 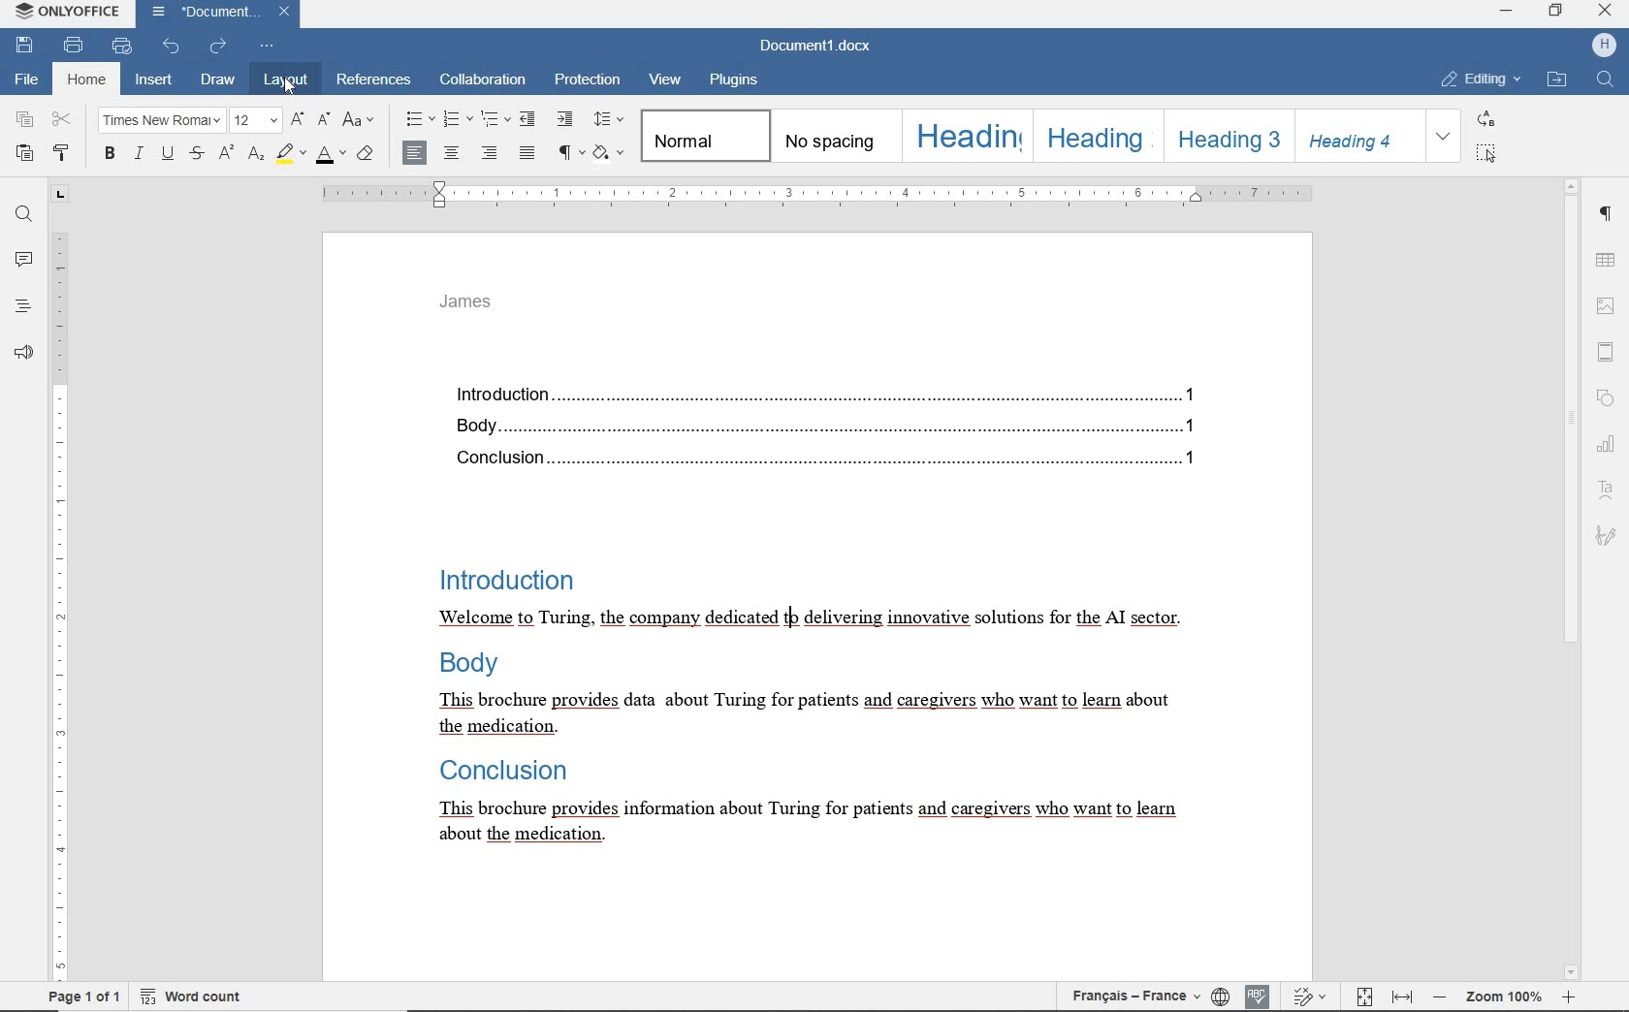 I want to click on justified, so click(x=527, y=153).